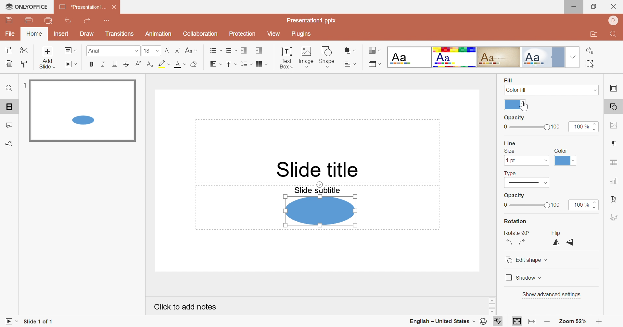 The image size is (623, 327). Describe the element at coordinates (590, 51) in the screenshot. I see `Replace` at that location.